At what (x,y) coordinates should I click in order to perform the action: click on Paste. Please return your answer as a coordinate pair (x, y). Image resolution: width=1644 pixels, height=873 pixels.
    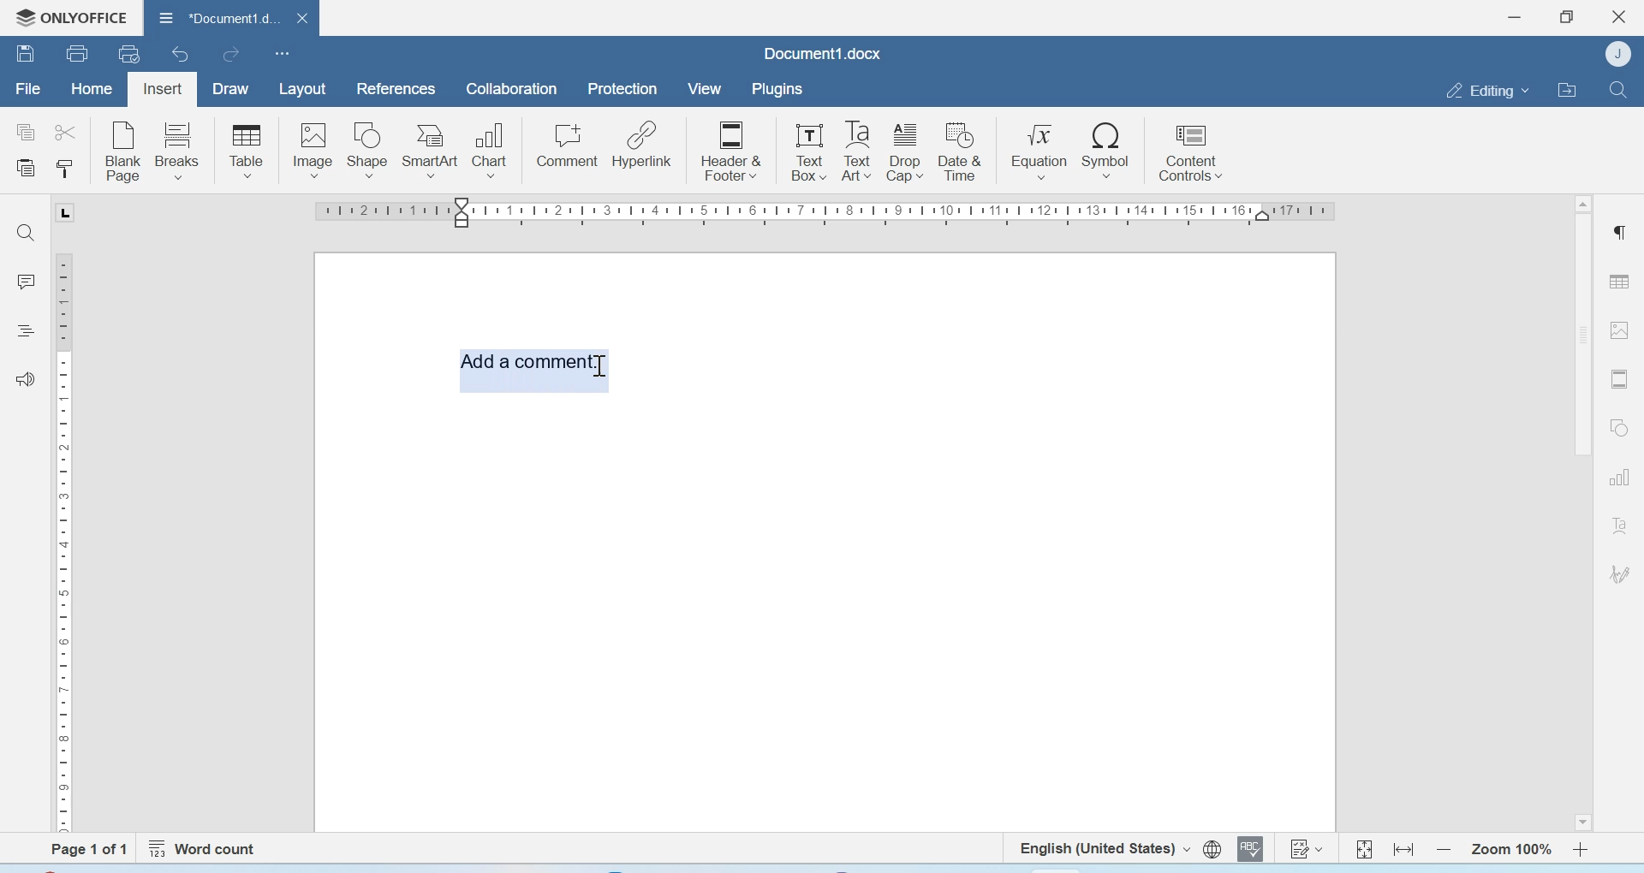
    Looking at the image, I should click on (27, 169).